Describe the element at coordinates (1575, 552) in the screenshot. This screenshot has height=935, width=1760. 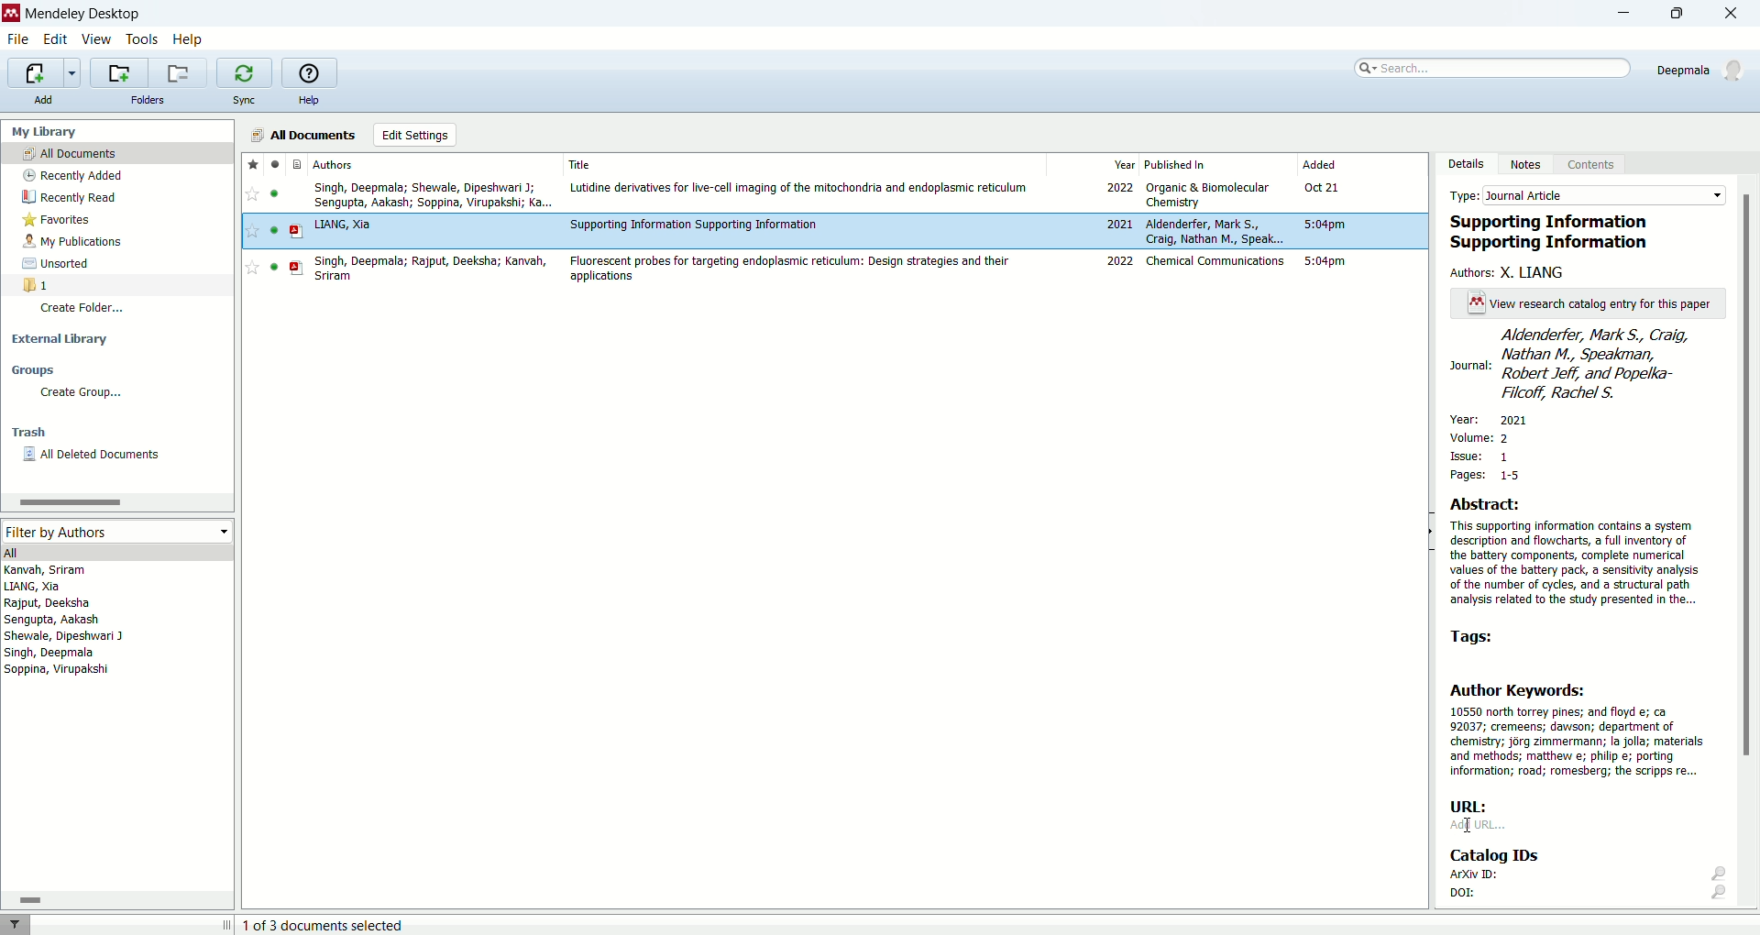
I see `Abstract:This supporting information contains a system description and flowcharts, a full inventory of the battery components, complete numerical values of the battery pack, a sensitivity analysis of the number of cycles, and a structural path analysis related to the study presented in the...` at that location.